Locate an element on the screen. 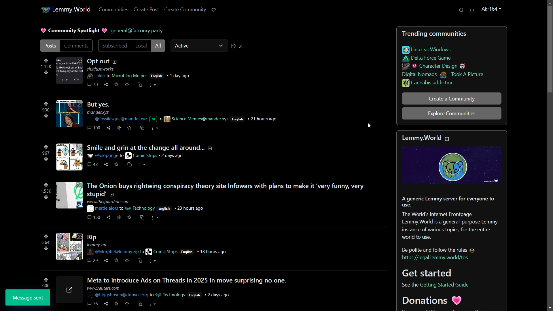 The height and width of the screenshot is (311, 553). active is located at coordinates (183, 46).